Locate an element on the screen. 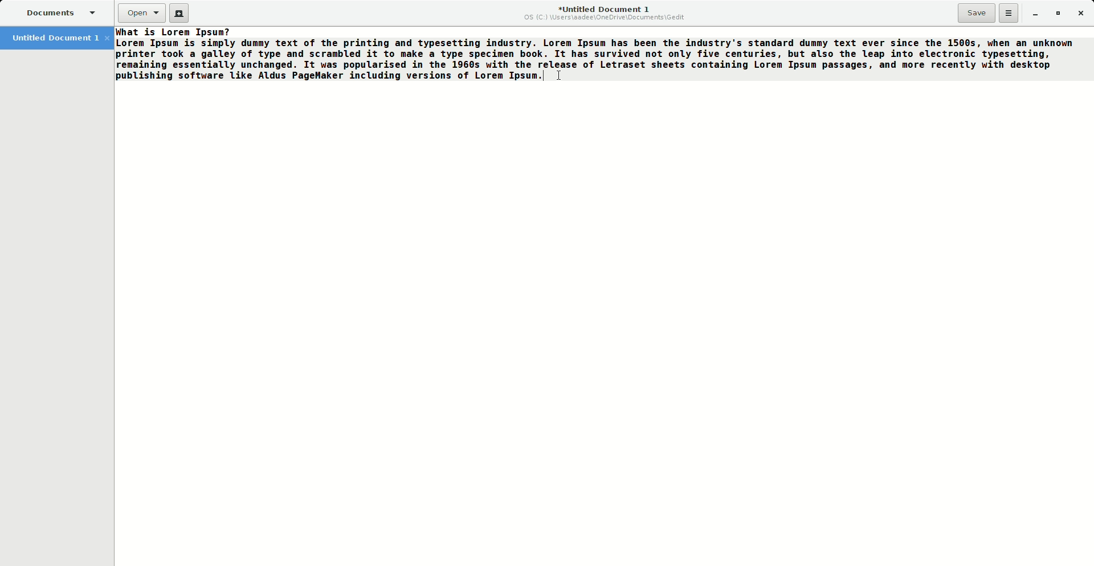 Image resolution: width=1094 pixels, height=566 pixels. New is located at coordinates (181, 15).